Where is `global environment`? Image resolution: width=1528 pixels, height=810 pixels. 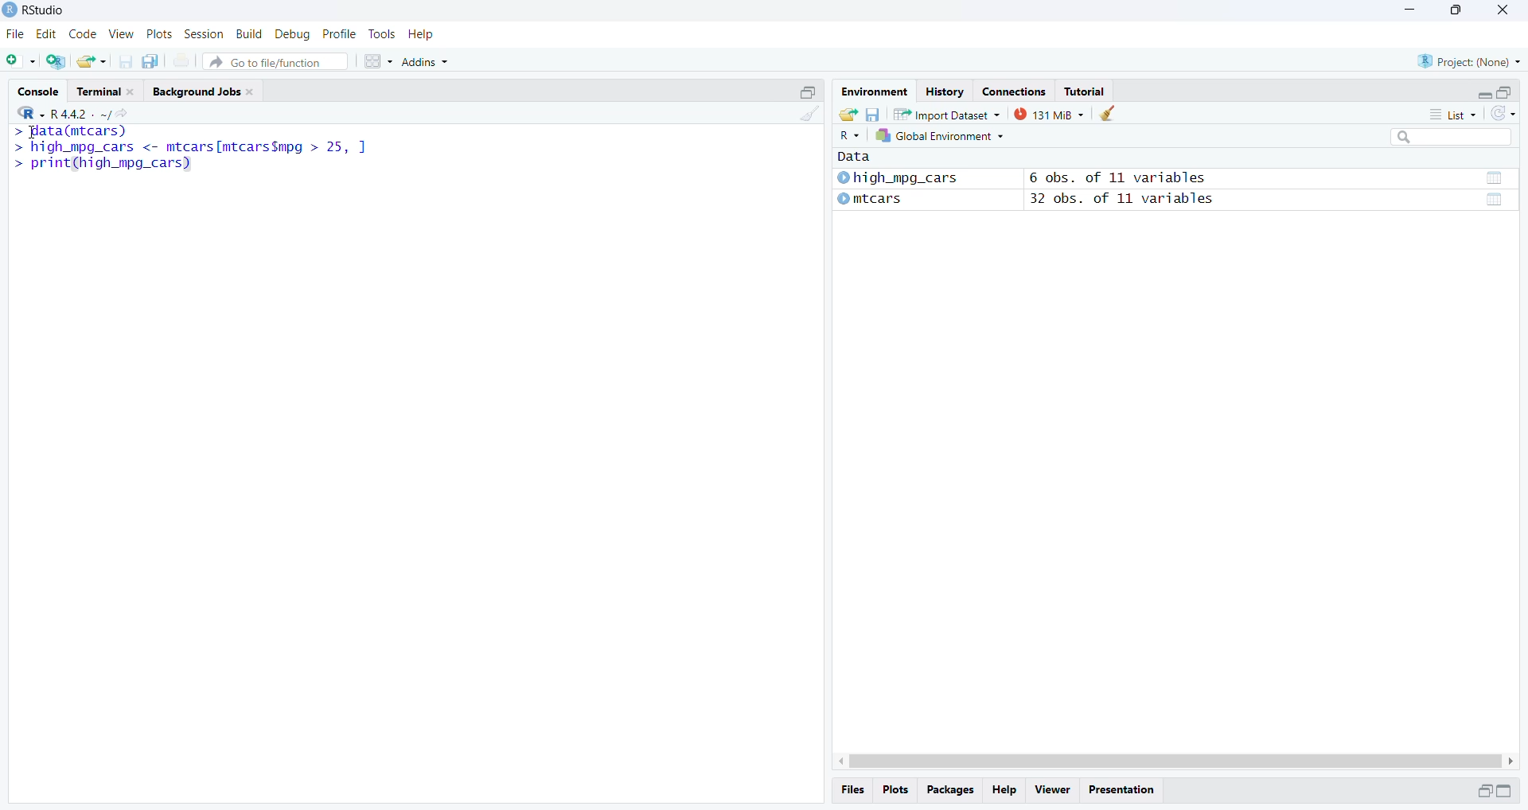 global environment is located at coordinates (937, 136).